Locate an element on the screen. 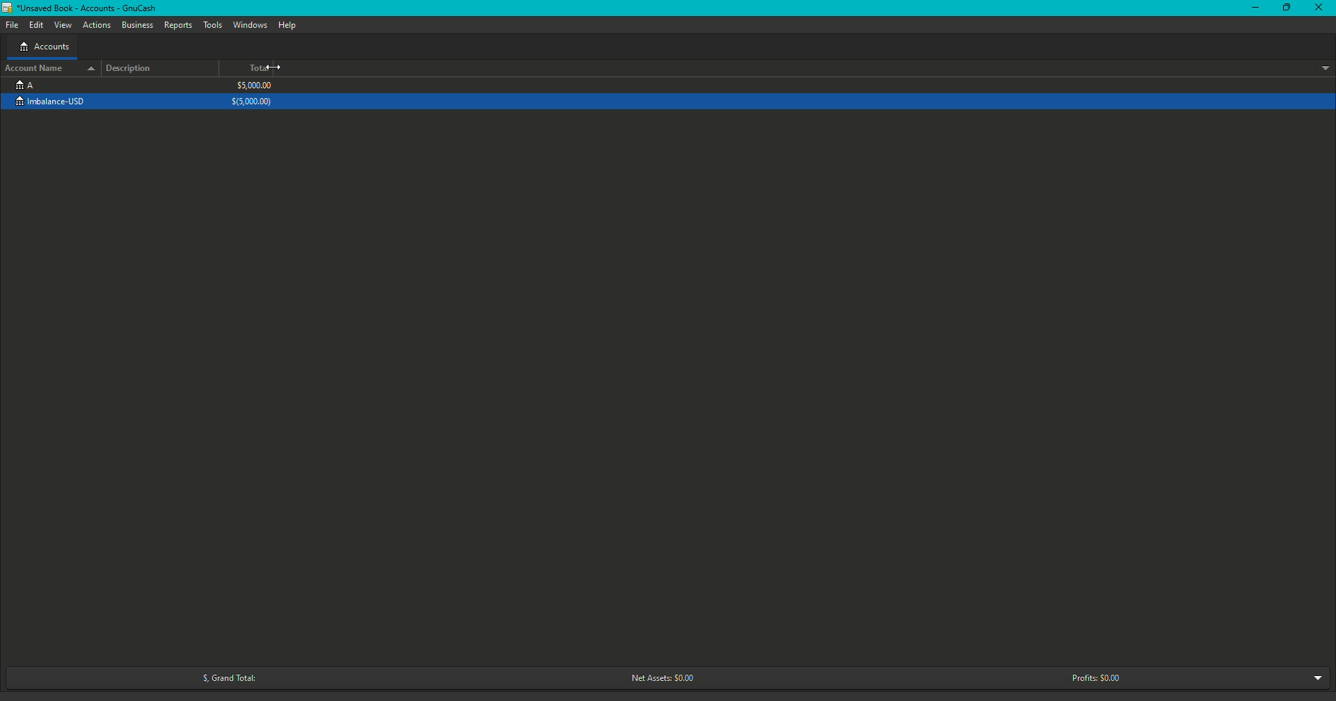  Business is located at coordinates (138, 26).